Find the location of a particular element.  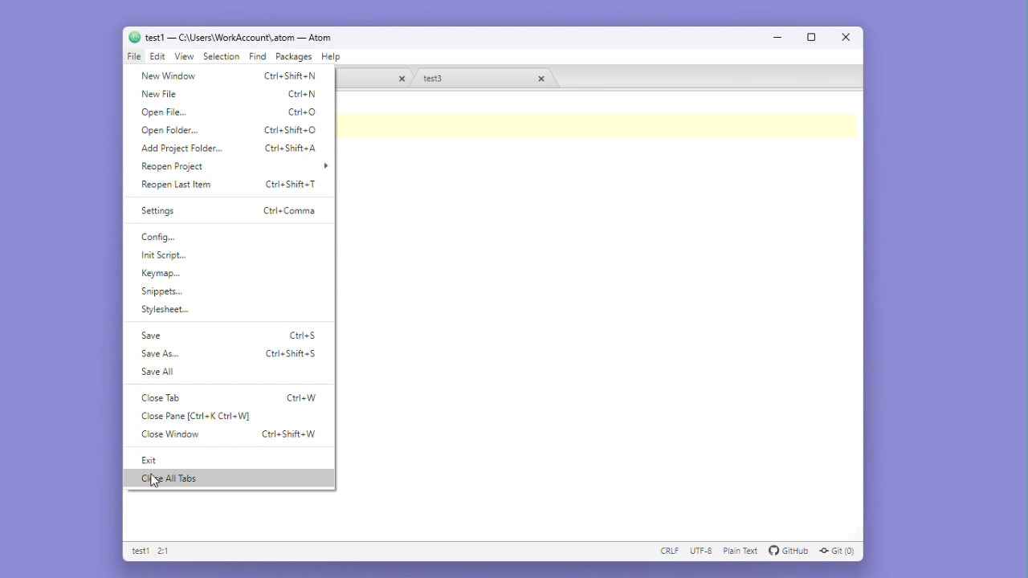

Key map is located at coordinates (165, 273).